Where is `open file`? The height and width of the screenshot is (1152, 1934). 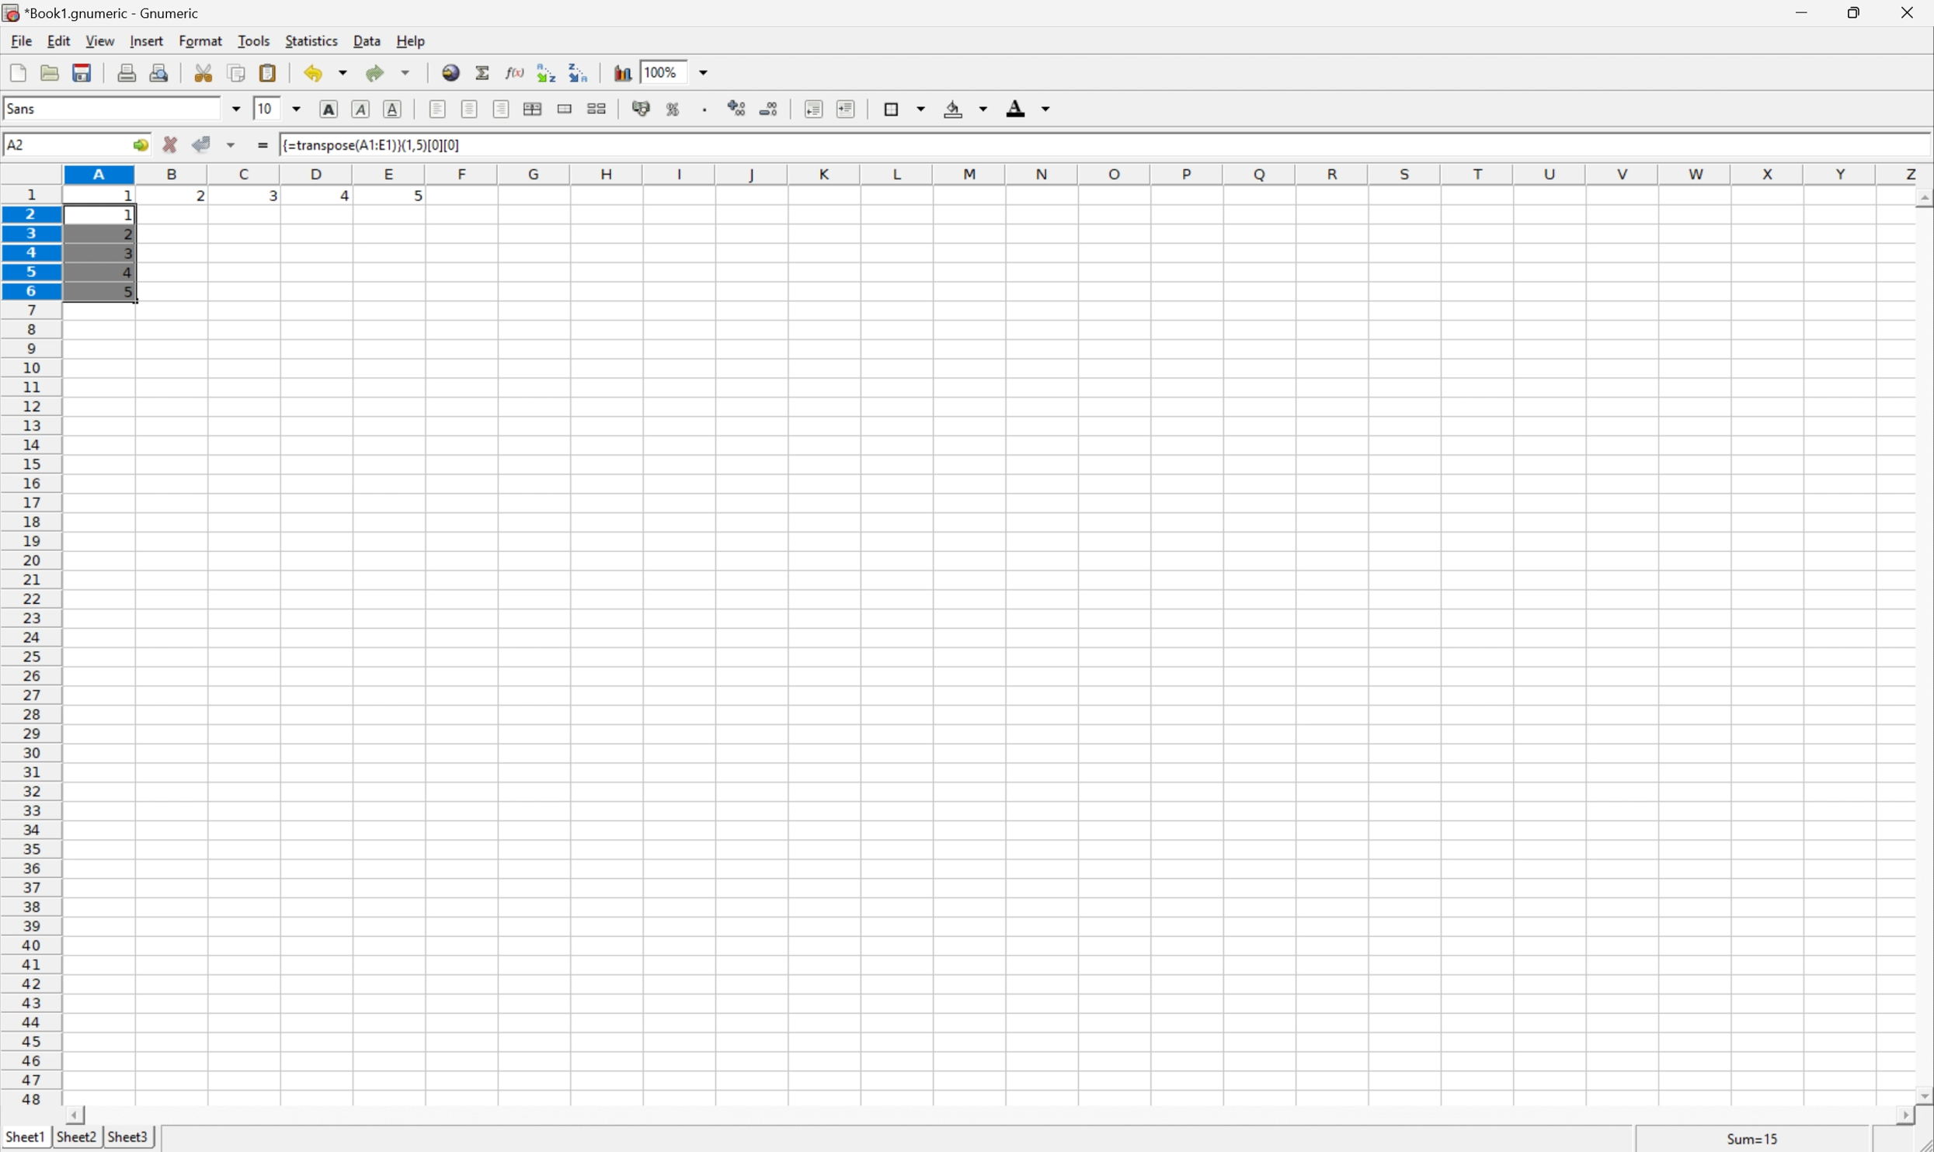 open file is located at coordinates (52, 71).